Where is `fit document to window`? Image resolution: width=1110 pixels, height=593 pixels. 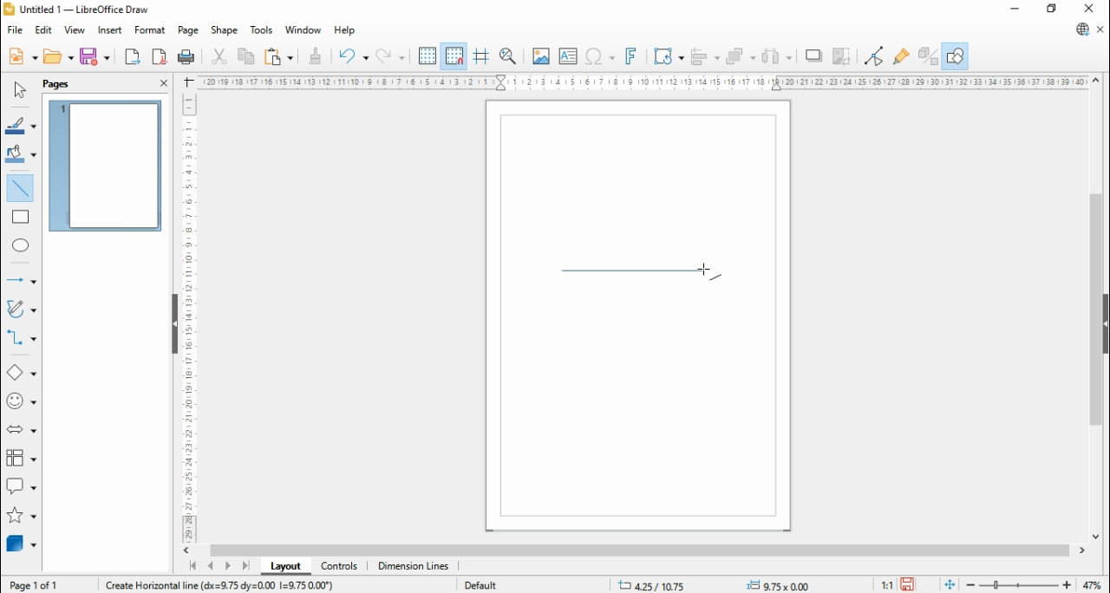
fit document to window is located at coordinates (950, 585).